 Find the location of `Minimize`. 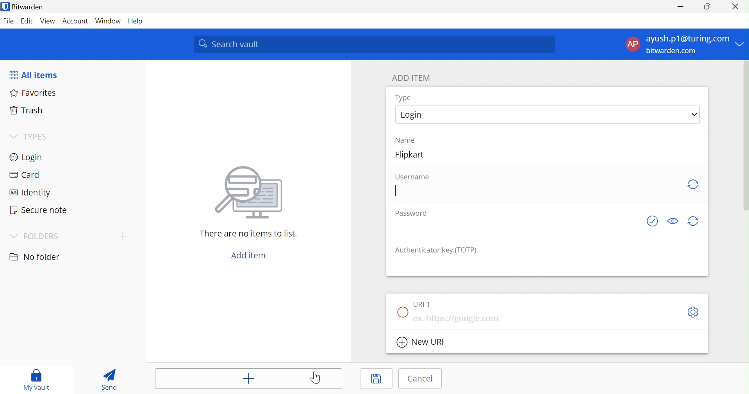

Minimize is located at coordinates (679, 6).